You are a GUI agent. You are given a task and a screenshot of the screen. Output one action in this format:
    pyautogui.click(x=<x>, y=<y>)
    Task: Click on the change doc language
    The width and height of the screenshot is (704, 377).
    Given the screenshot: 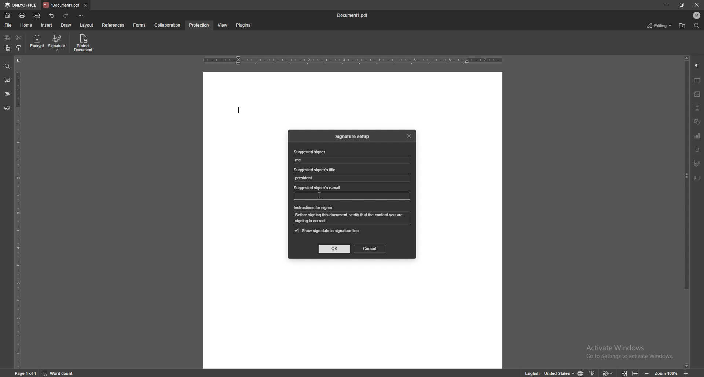 What is the action you would take?
    pyautogui.click(x=578, y=373)
    